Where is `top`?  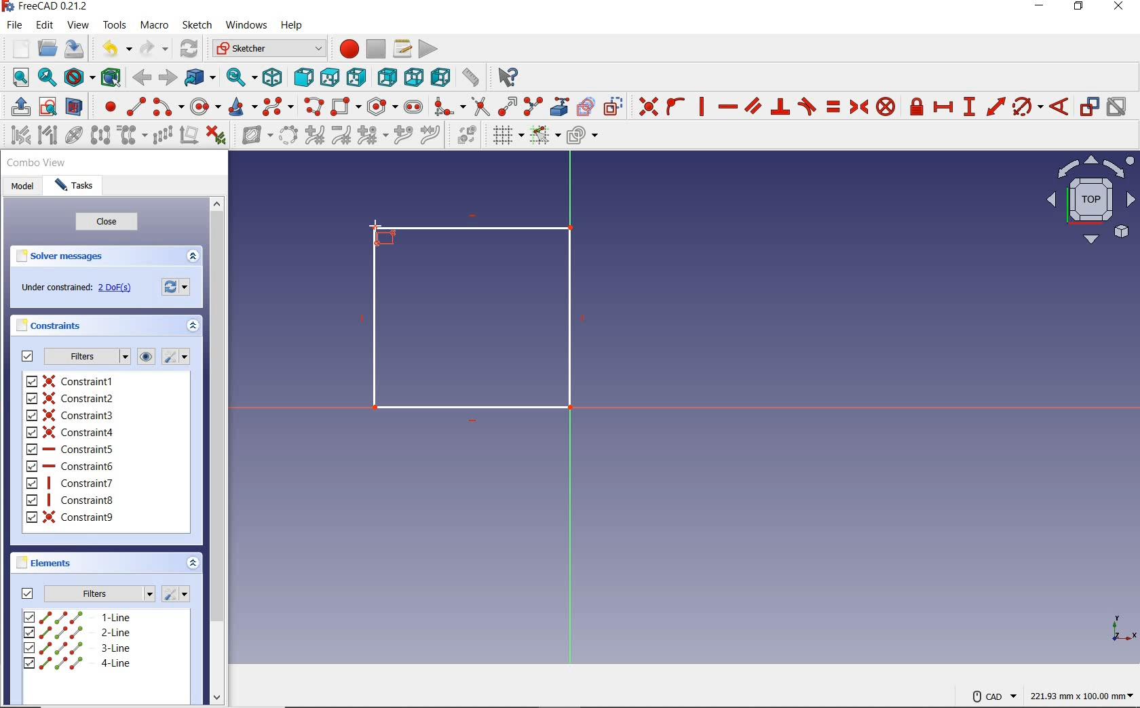
top is located at coordinates (330, 77).